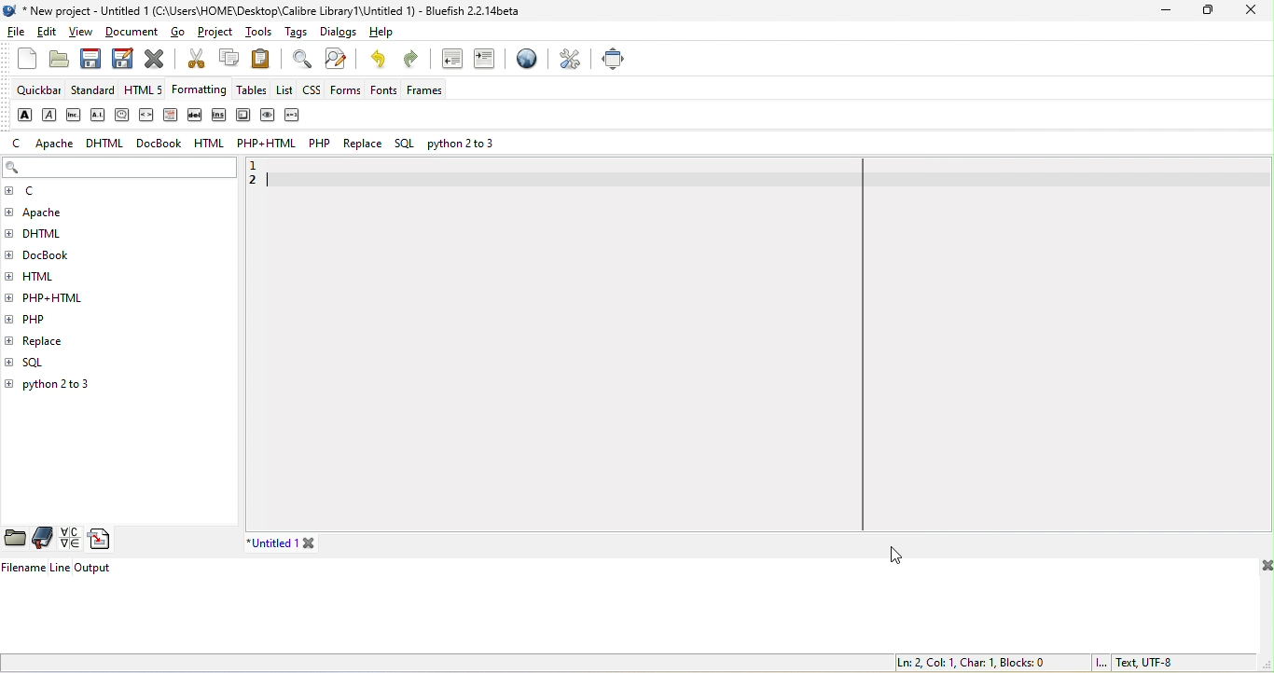 The width and height of the screenshot is (1274, 673). I want to click on charmap, so click(69, 539).